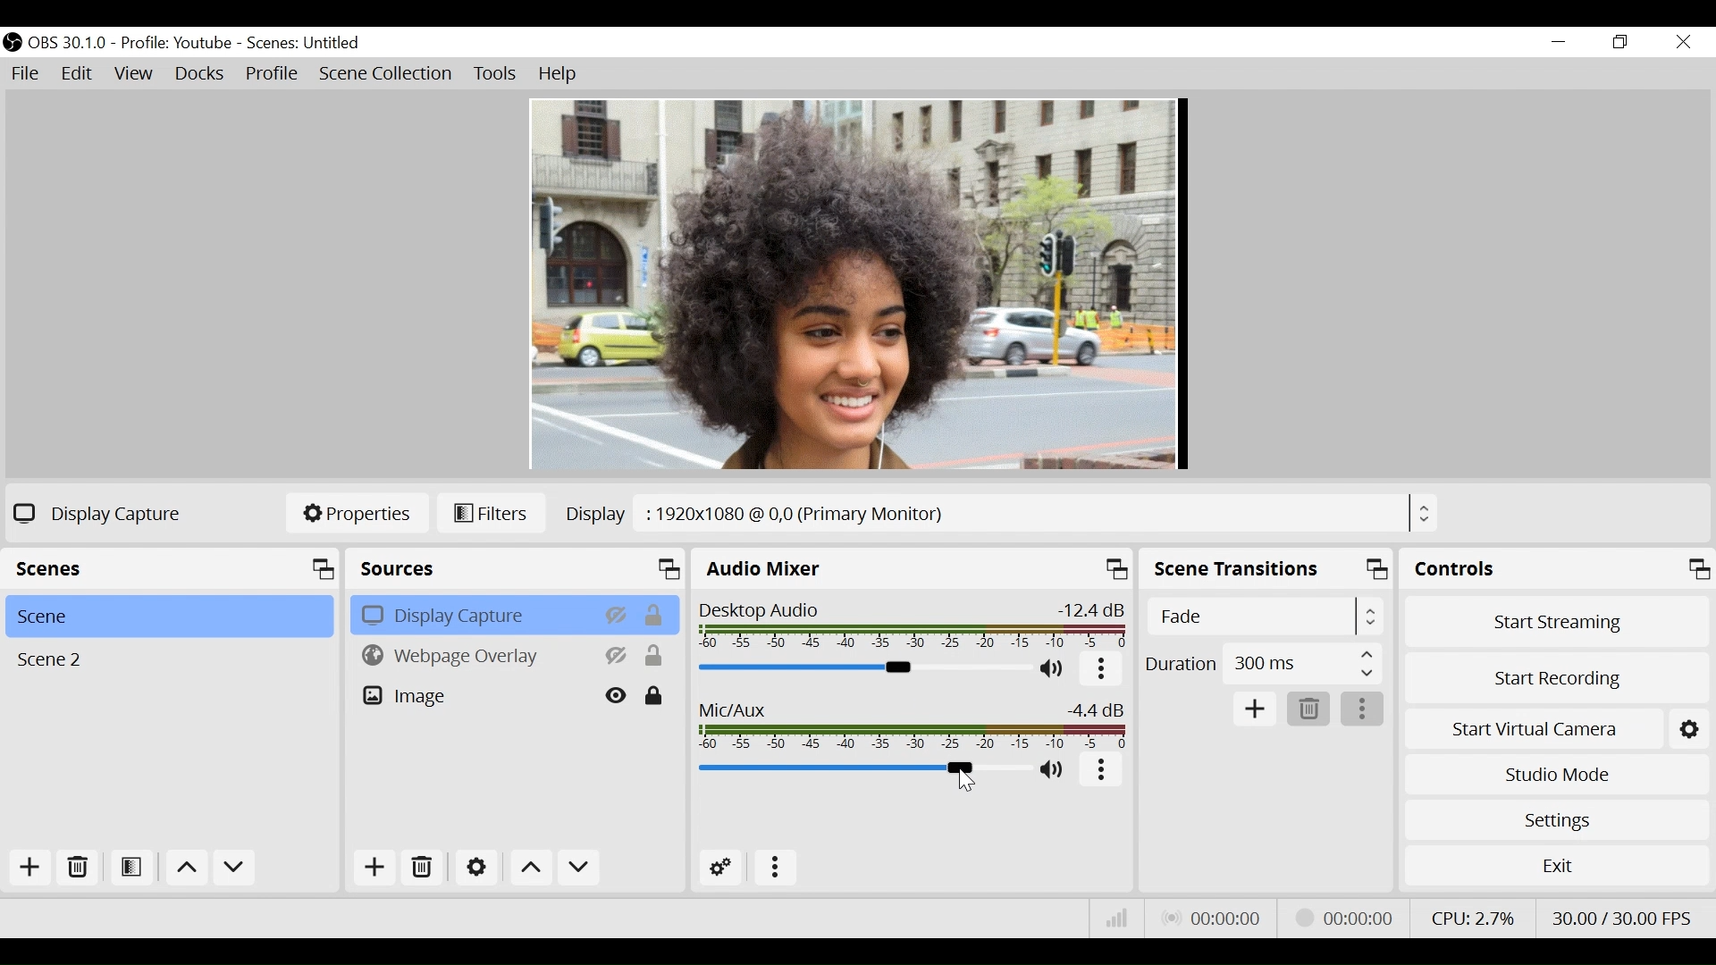 The width and height of the screenshot is (1716, 965). What do you see at coordinates (309, 44) in the screenshot?
I see `Scene name` at bounding box center [309, 44].